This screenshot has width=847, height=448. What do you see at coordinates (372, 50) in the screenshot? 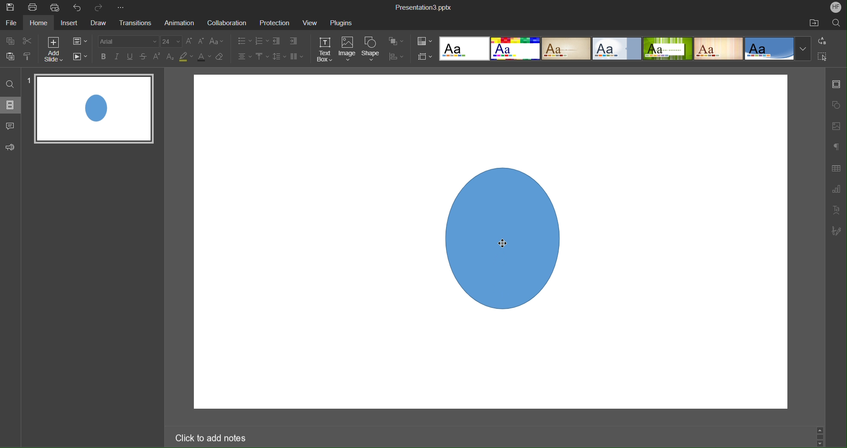
I see `Shape` at bounding box center [372, 50].